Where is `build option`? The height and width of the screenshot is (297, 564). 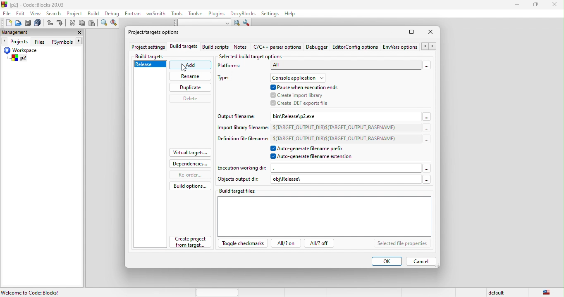 build option is located at coordinates (188, 185).